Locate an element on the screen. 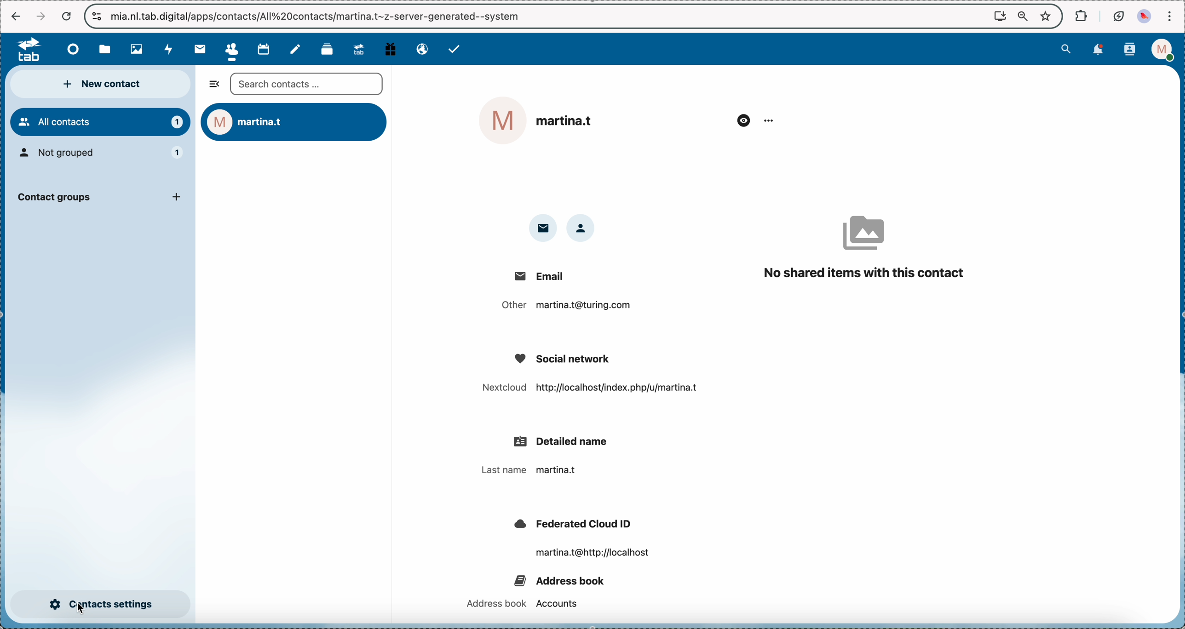  calendar is located at coordinates (263, 48).